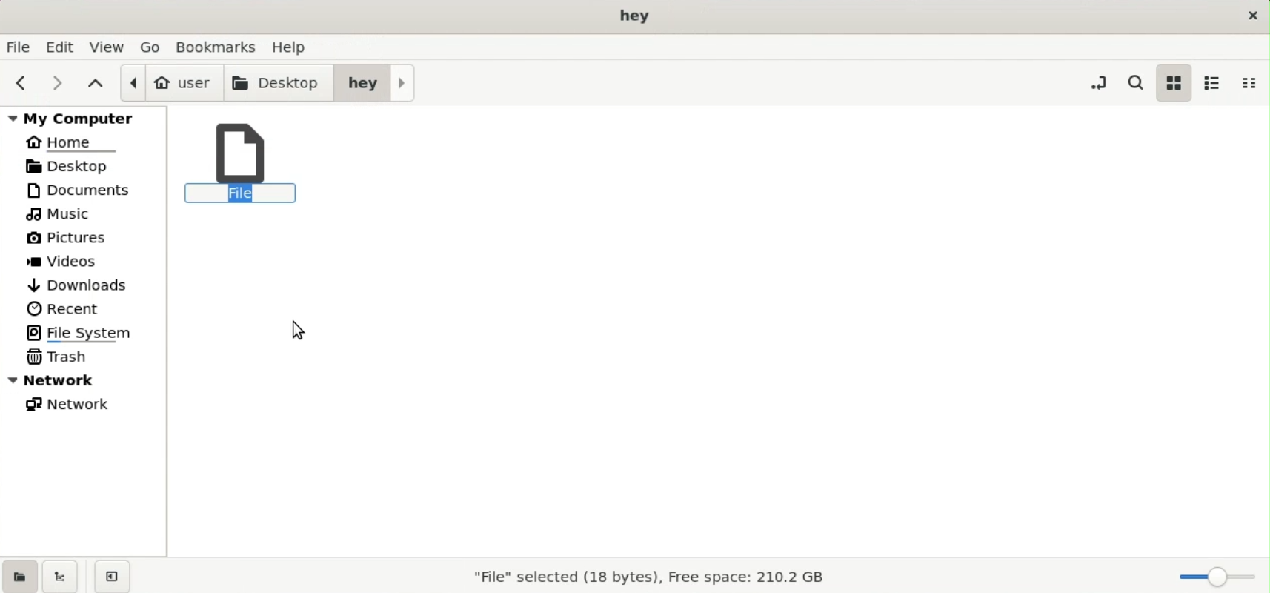 This screenshot has height=593, width=1270. I want to click on next, so click(53, 82).